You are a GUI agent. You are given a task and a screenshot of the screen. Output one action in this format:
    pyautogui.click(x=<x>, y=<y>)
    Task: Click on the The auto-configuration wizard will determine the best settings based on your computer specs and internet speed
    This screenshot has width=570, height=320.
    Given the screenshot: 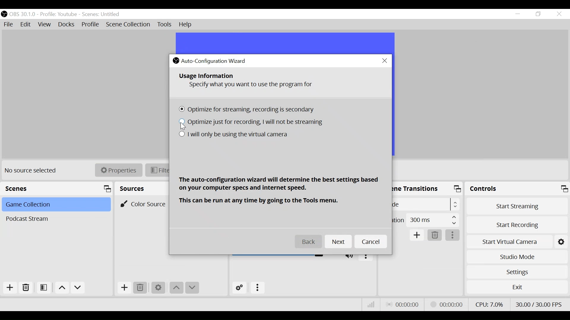 What is the action you would take?
    pyautogui.click(x=279, y=184)
    